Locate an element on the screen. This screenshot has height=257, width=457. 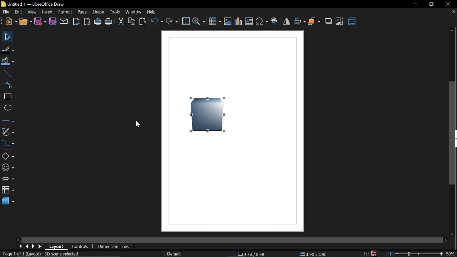
current zoom is located at coordinates (451, 254).